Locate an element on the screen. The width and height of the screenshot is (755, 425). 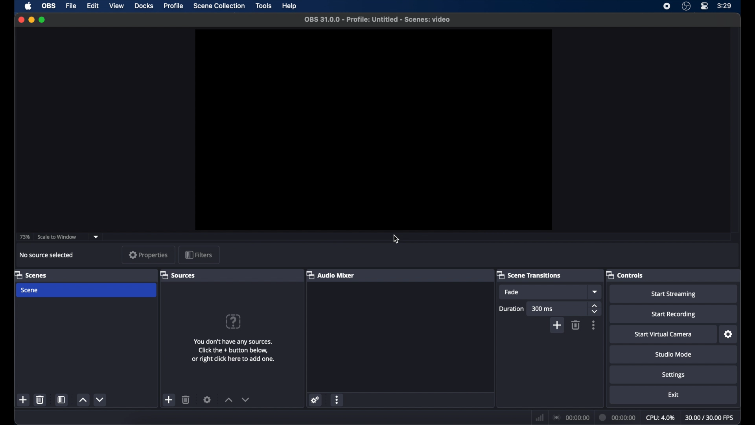
open scene filter is located at coordinates (61, 400).